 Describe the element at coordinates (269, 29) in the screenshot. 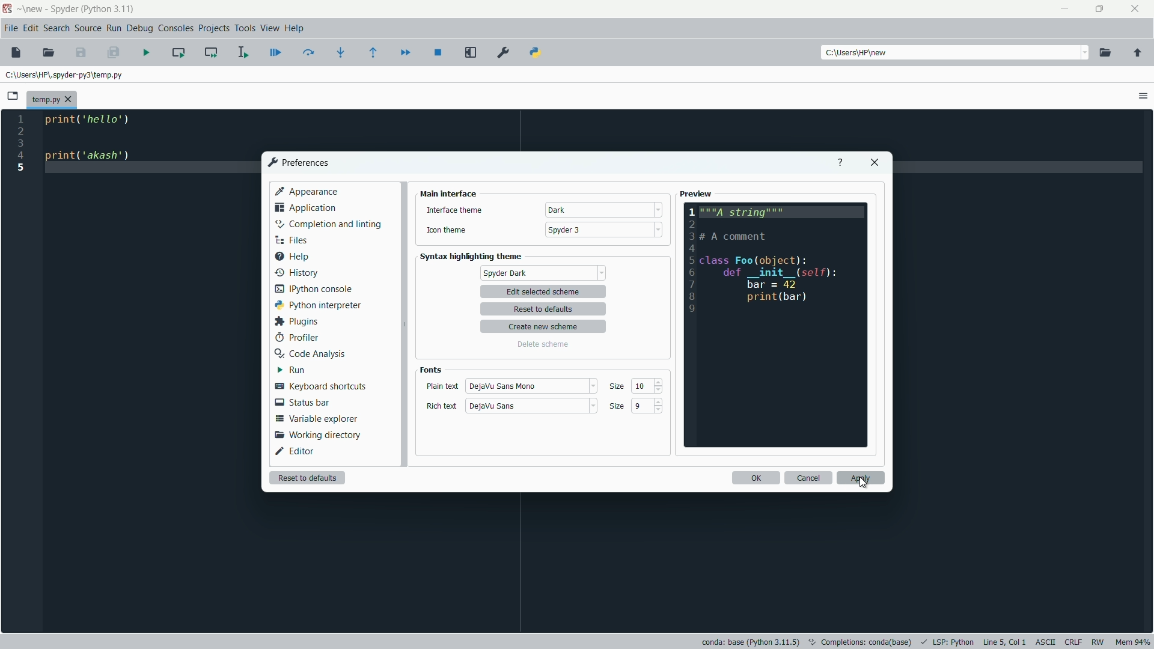

I see `view menu` at that location.